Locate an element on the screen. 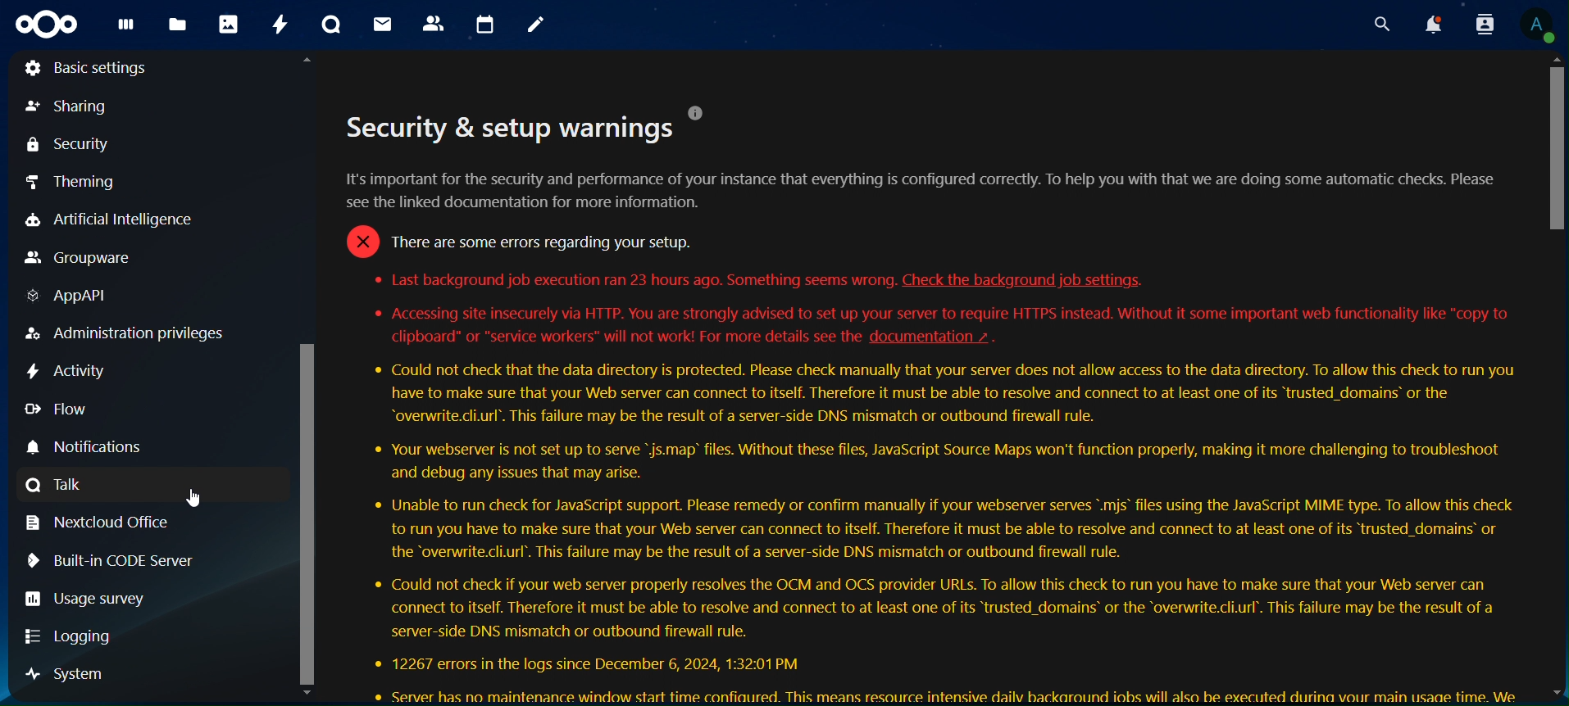  built in code server is located at coordinates (107, 559).